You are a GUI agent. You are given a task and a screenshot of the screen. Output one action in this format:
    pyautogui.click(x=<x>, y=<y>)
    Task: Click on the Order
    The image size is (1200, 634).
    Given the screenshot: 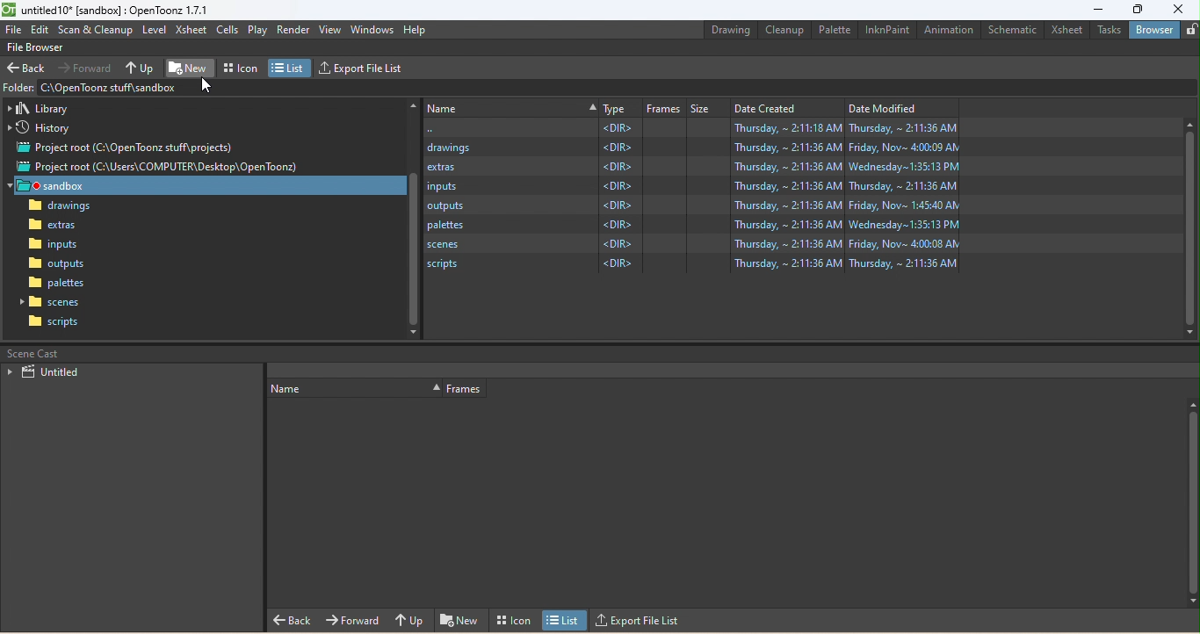 What is the action you would take?
    pyautogui.click(x=511, y=106)
    